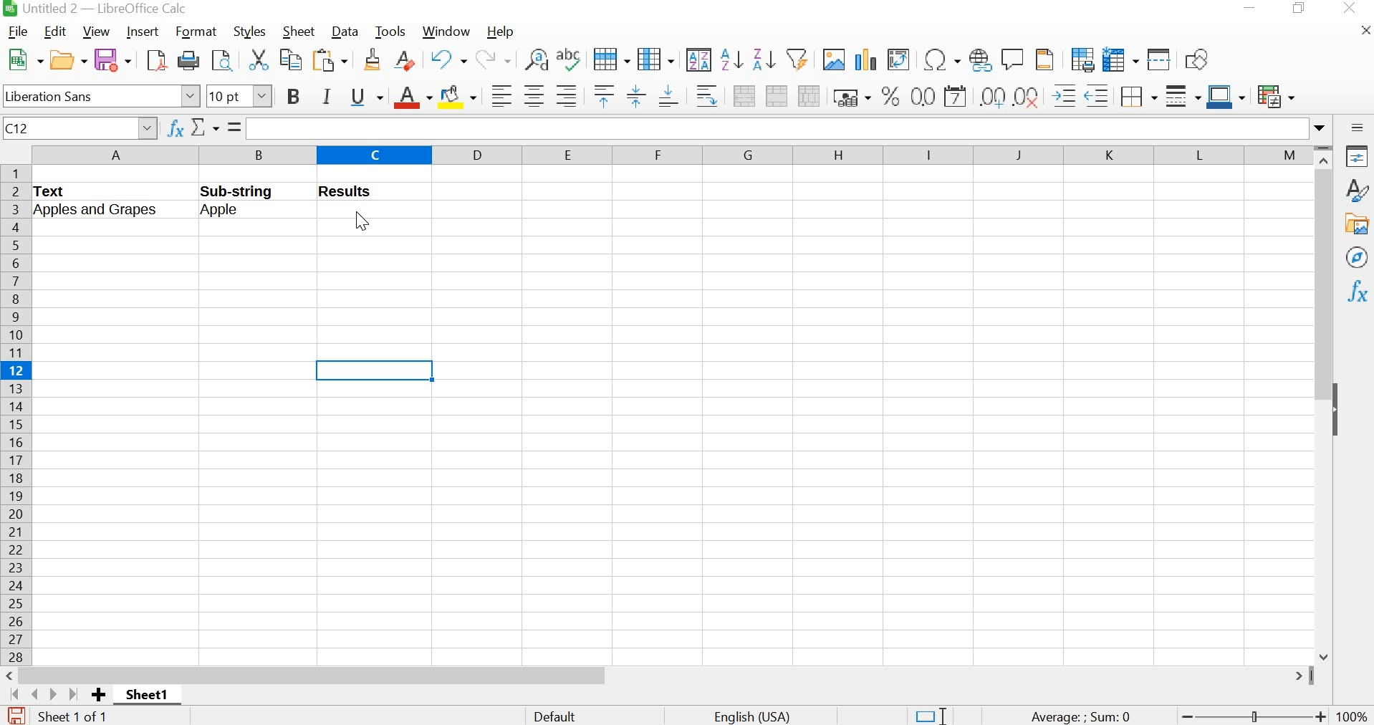 Image resolution: width=1374 pixels, height=725 pixels. What do you see at coordinates (114, 59) in the screenshot?
I see `save` at bounding box center [114, 59].